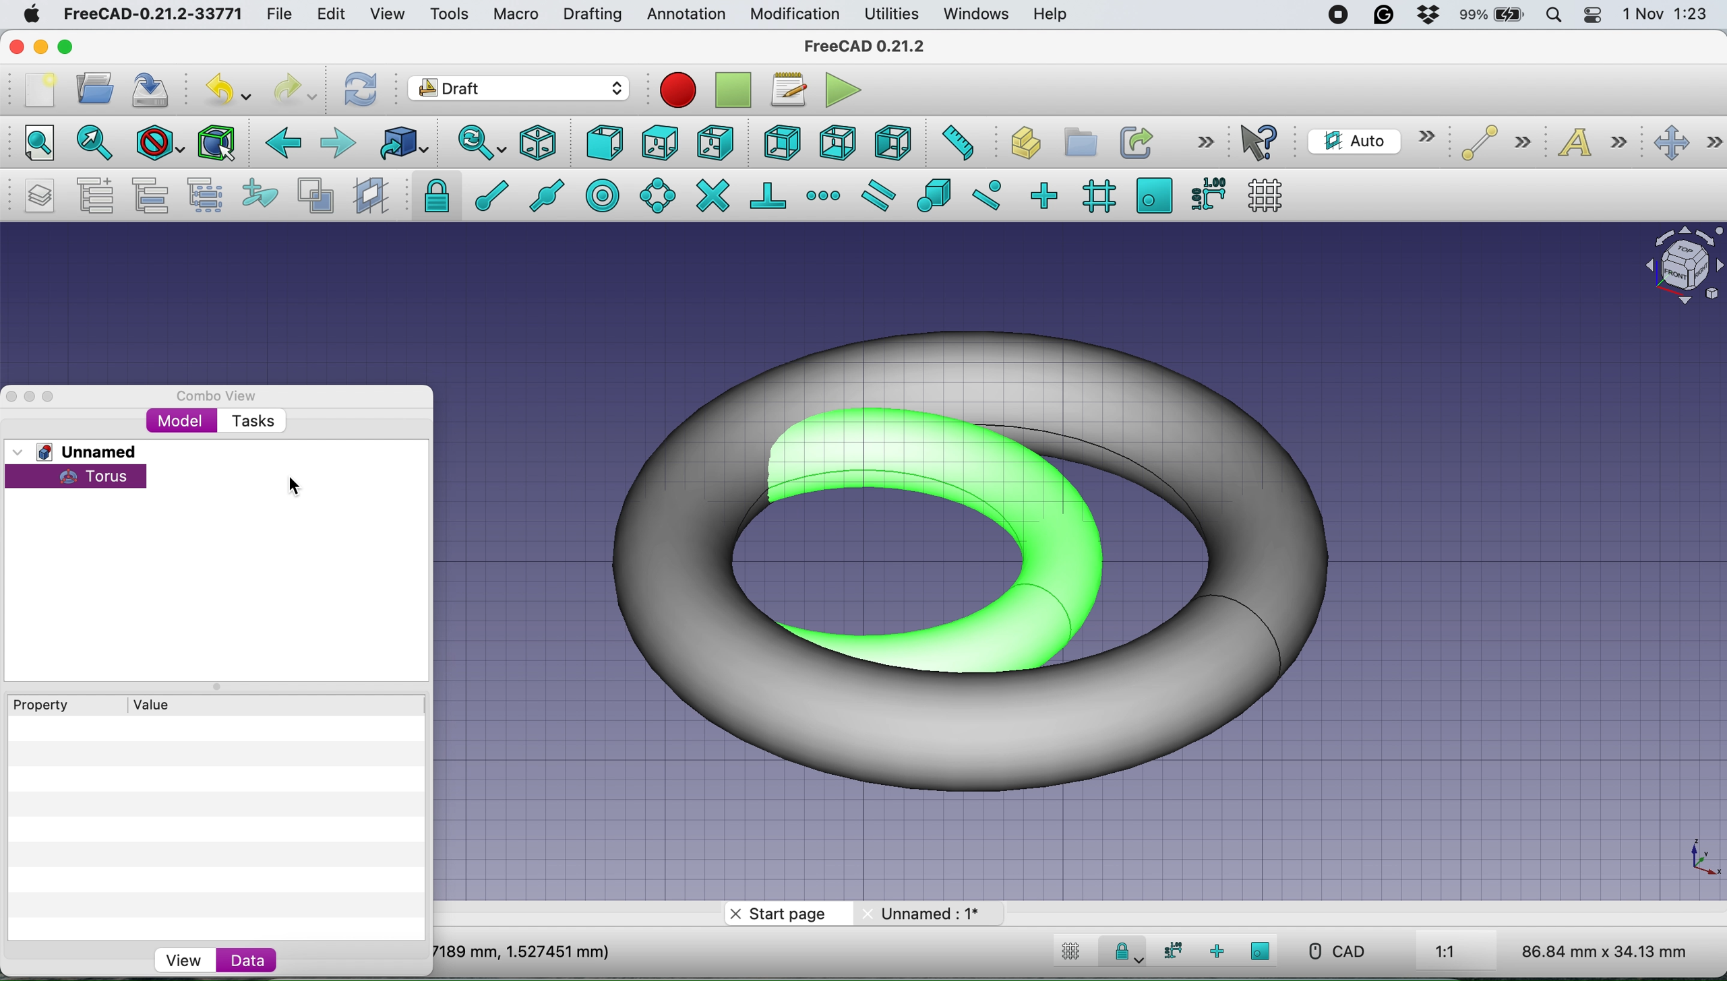 This screenshot has width=1727, height=981. I want to click on bottom, so click(839, 141).